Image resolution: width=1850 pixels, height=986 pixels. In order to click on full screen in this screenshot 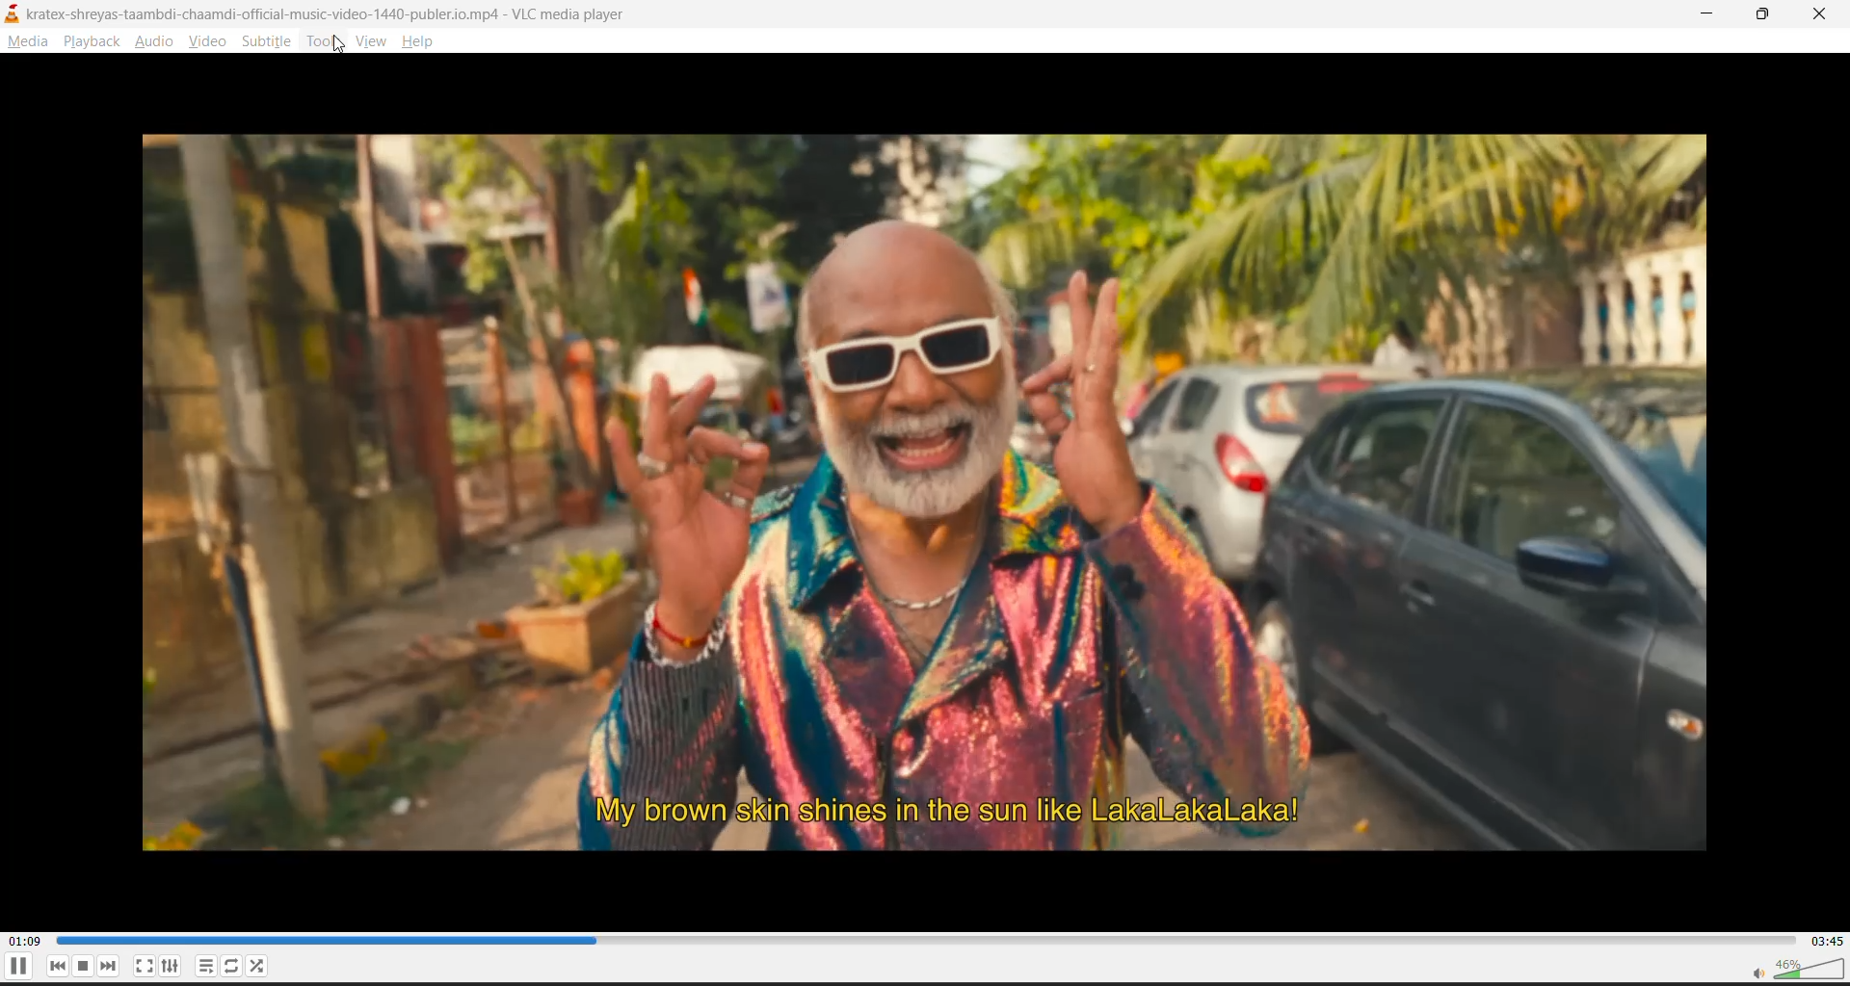, I will do `click(144, 964)`.